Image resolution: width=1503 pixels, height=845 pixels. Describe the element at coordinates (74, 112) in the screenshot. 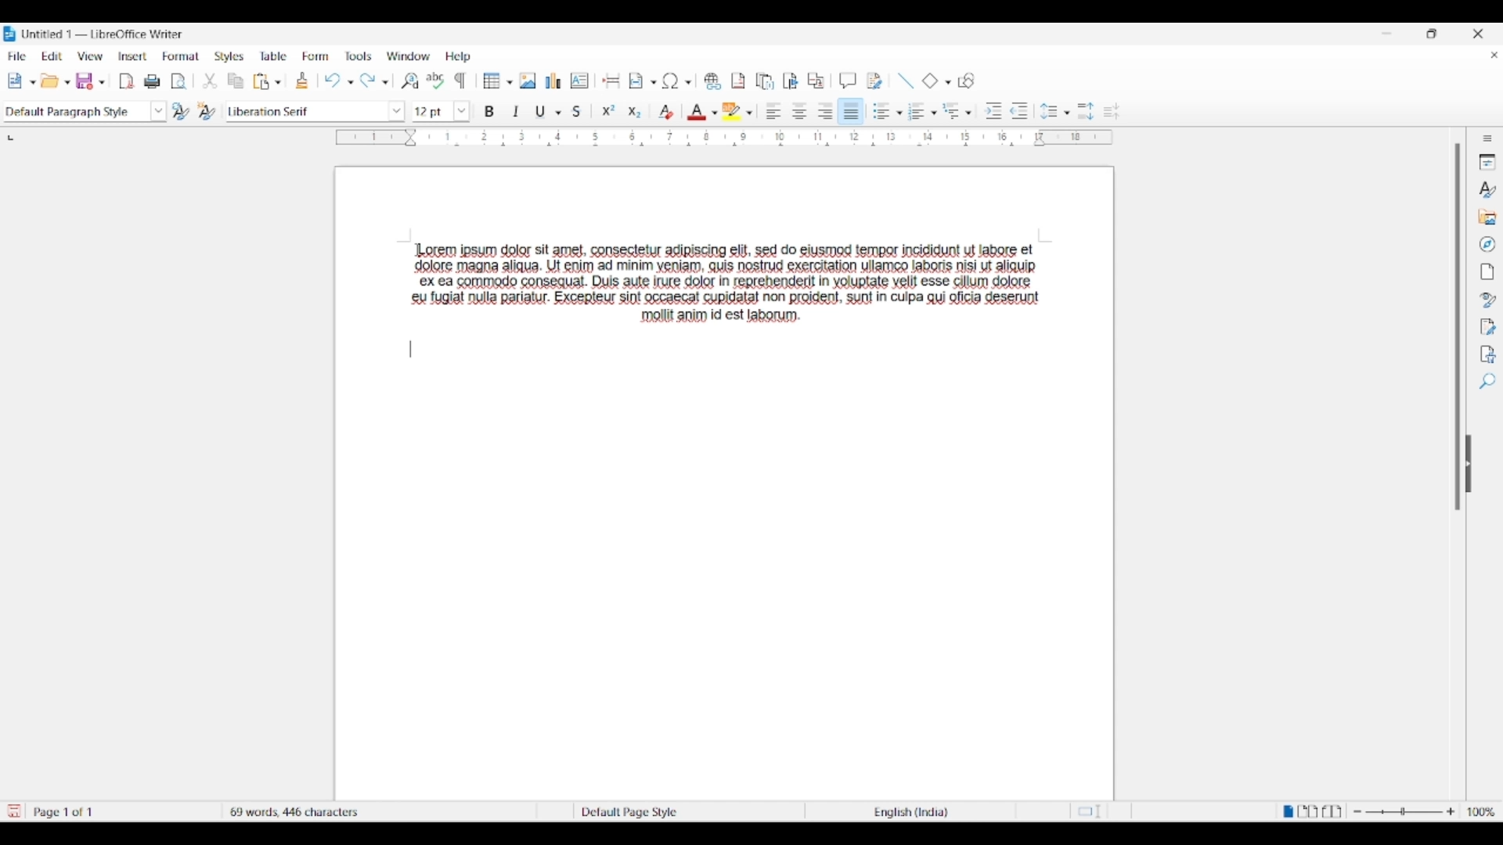

I see `Manually enter paragraph style` at that location.